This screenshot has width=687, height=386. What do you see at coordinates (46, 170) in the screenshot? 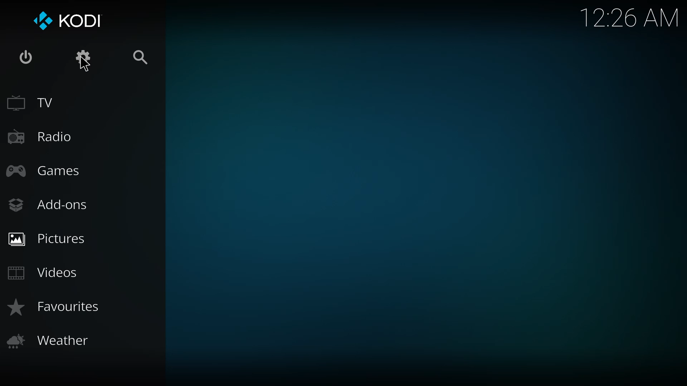
I see `games` at bounding box center [46, 170].